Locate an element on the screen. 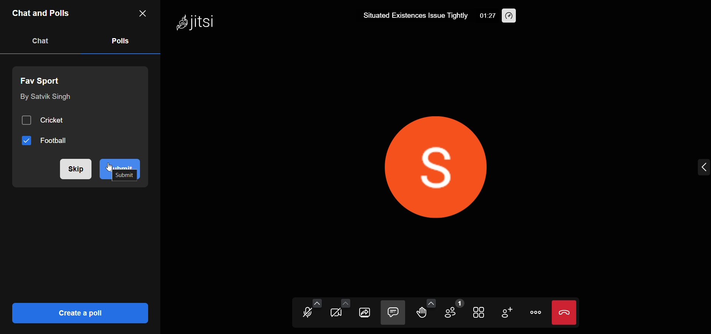  create a poll is located at coordinates (80, 313).